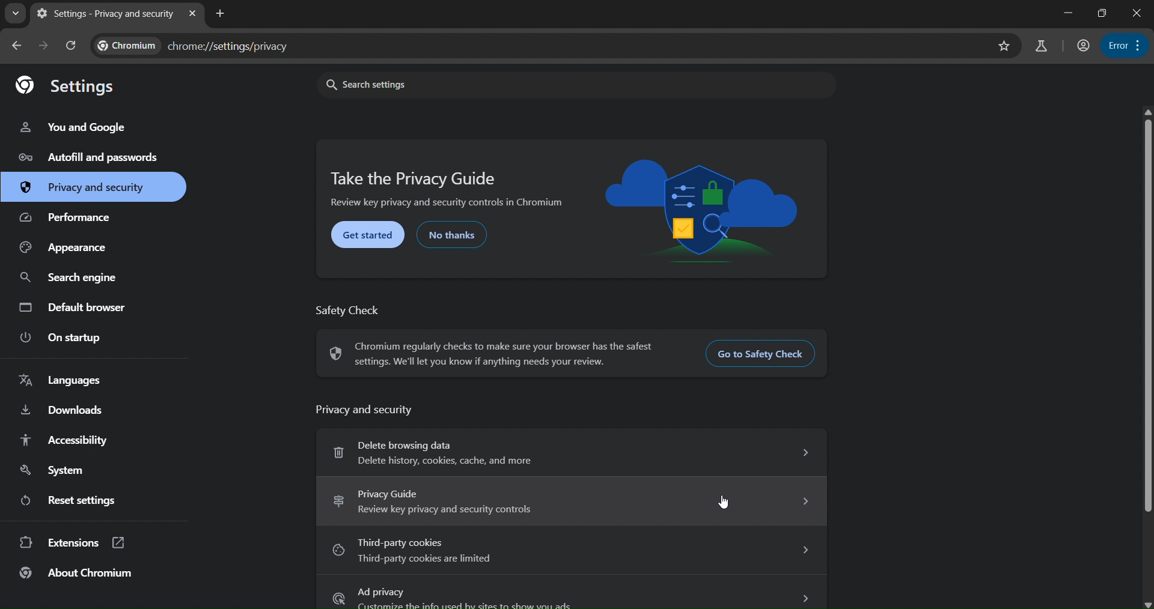 This screenshot has height=609, width=1154. I want to click on menu, so click(1125, 46).